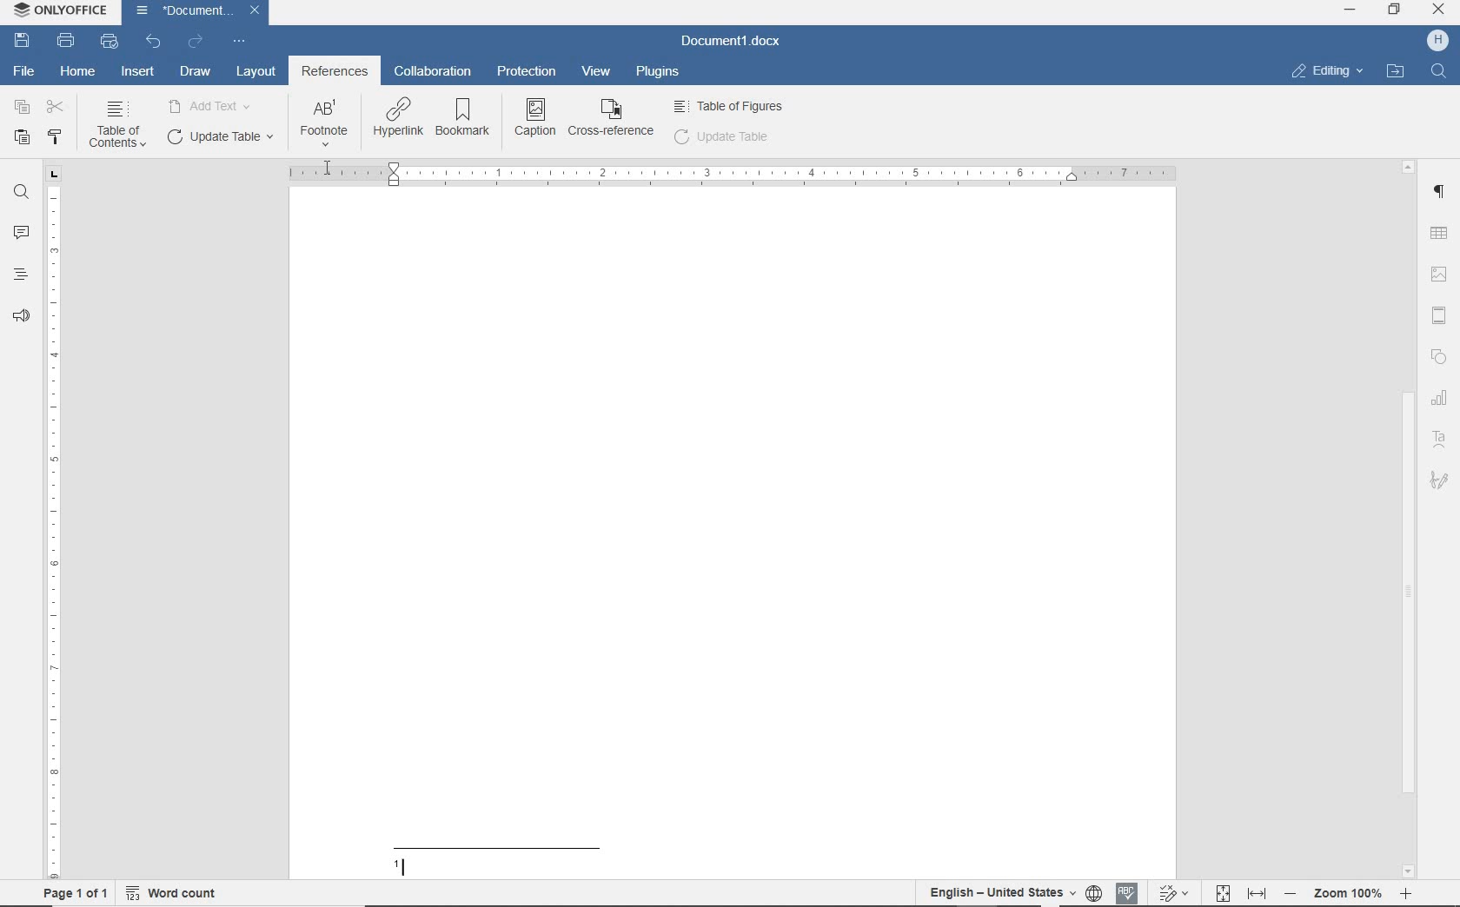  What do you see at coordinates (108, 42) in the screenshot?
I see `quick print` at bounding box center [108, 42].